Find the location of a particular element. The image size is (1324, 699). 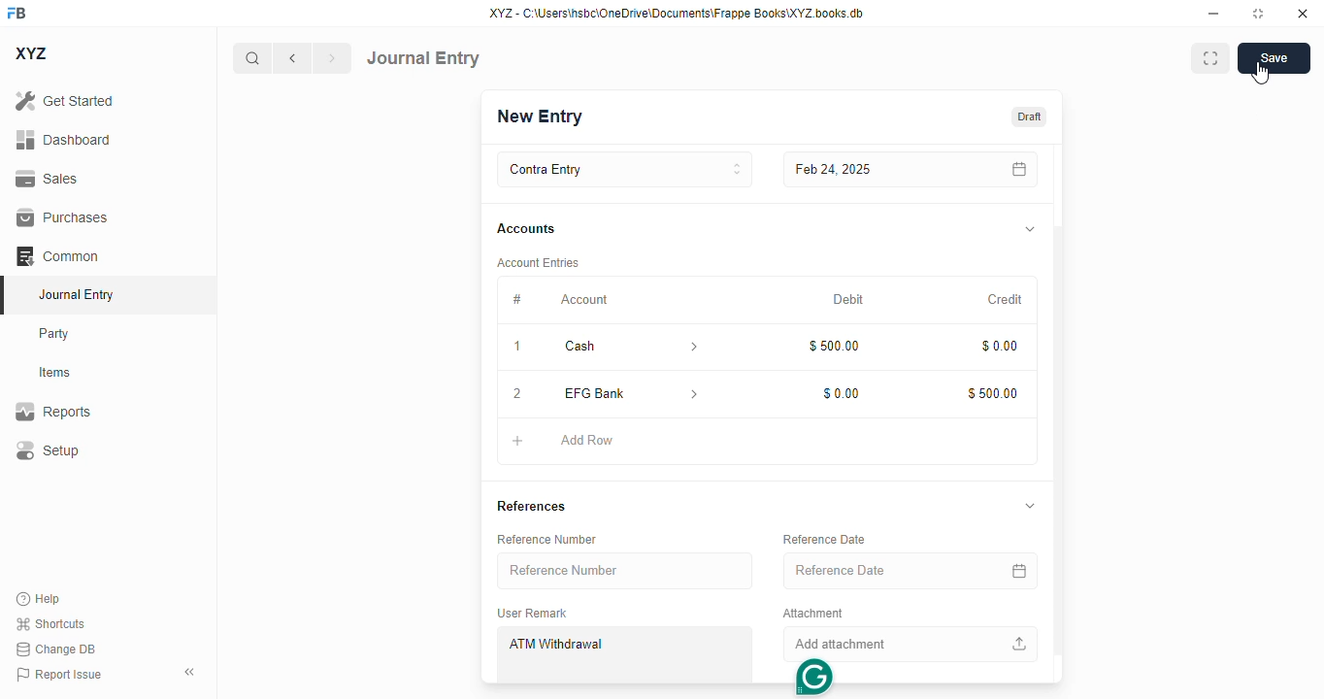

toggle sidebar is located at coordinates (191, 672).